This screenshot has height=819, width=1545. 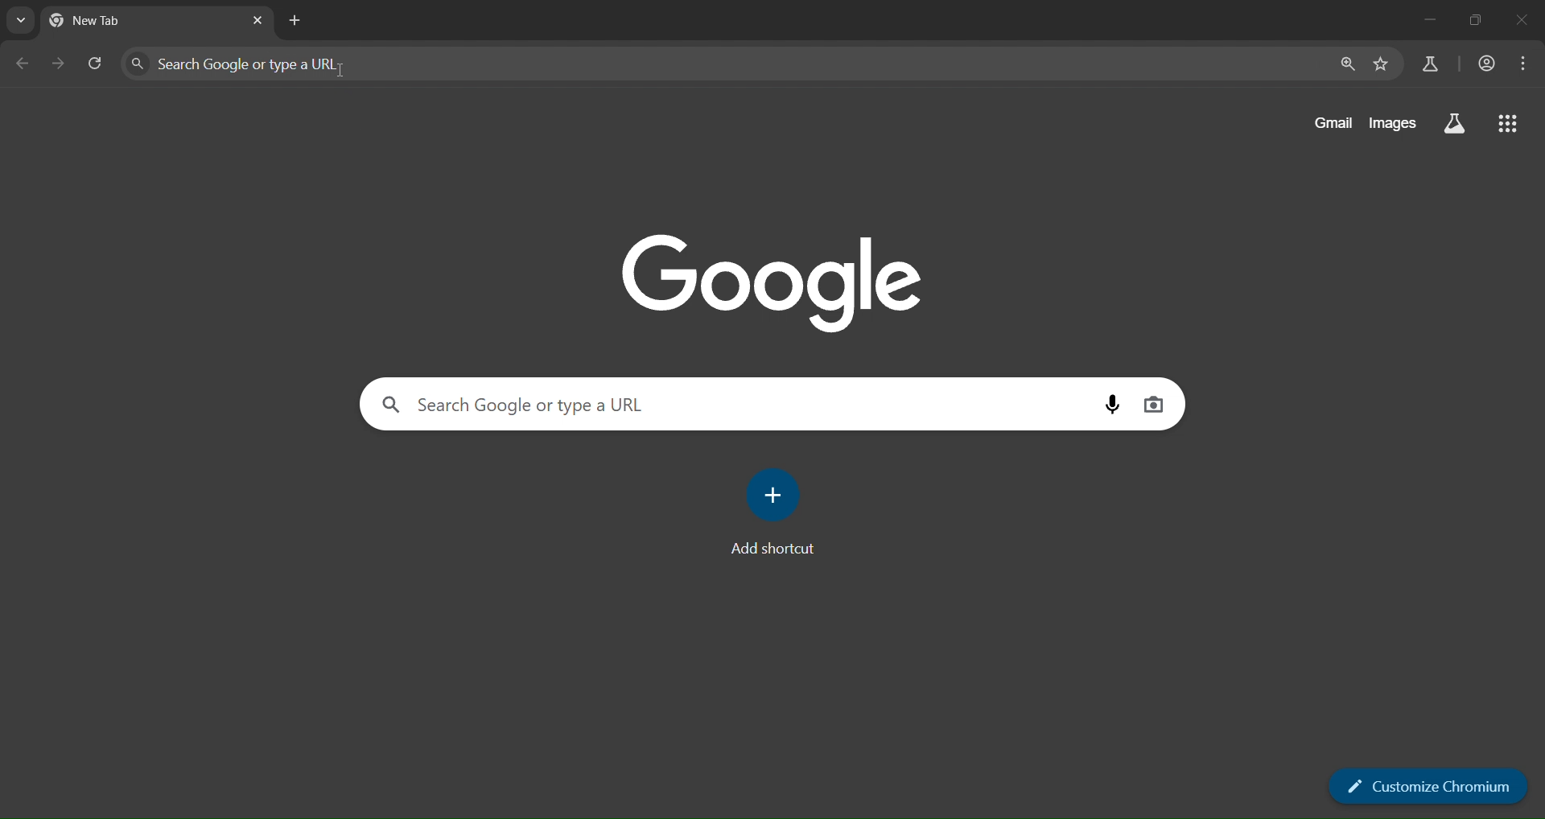 What do you see at coordinates (771, 277) in the screenshot?
I see `google` at bounding box center [771, 277].